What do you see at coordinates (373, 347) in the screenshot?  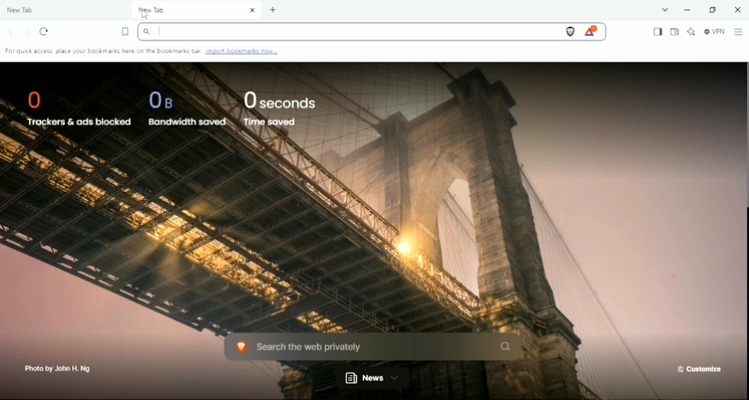 I see `Search the web privately` at bounding box center [373, 347].